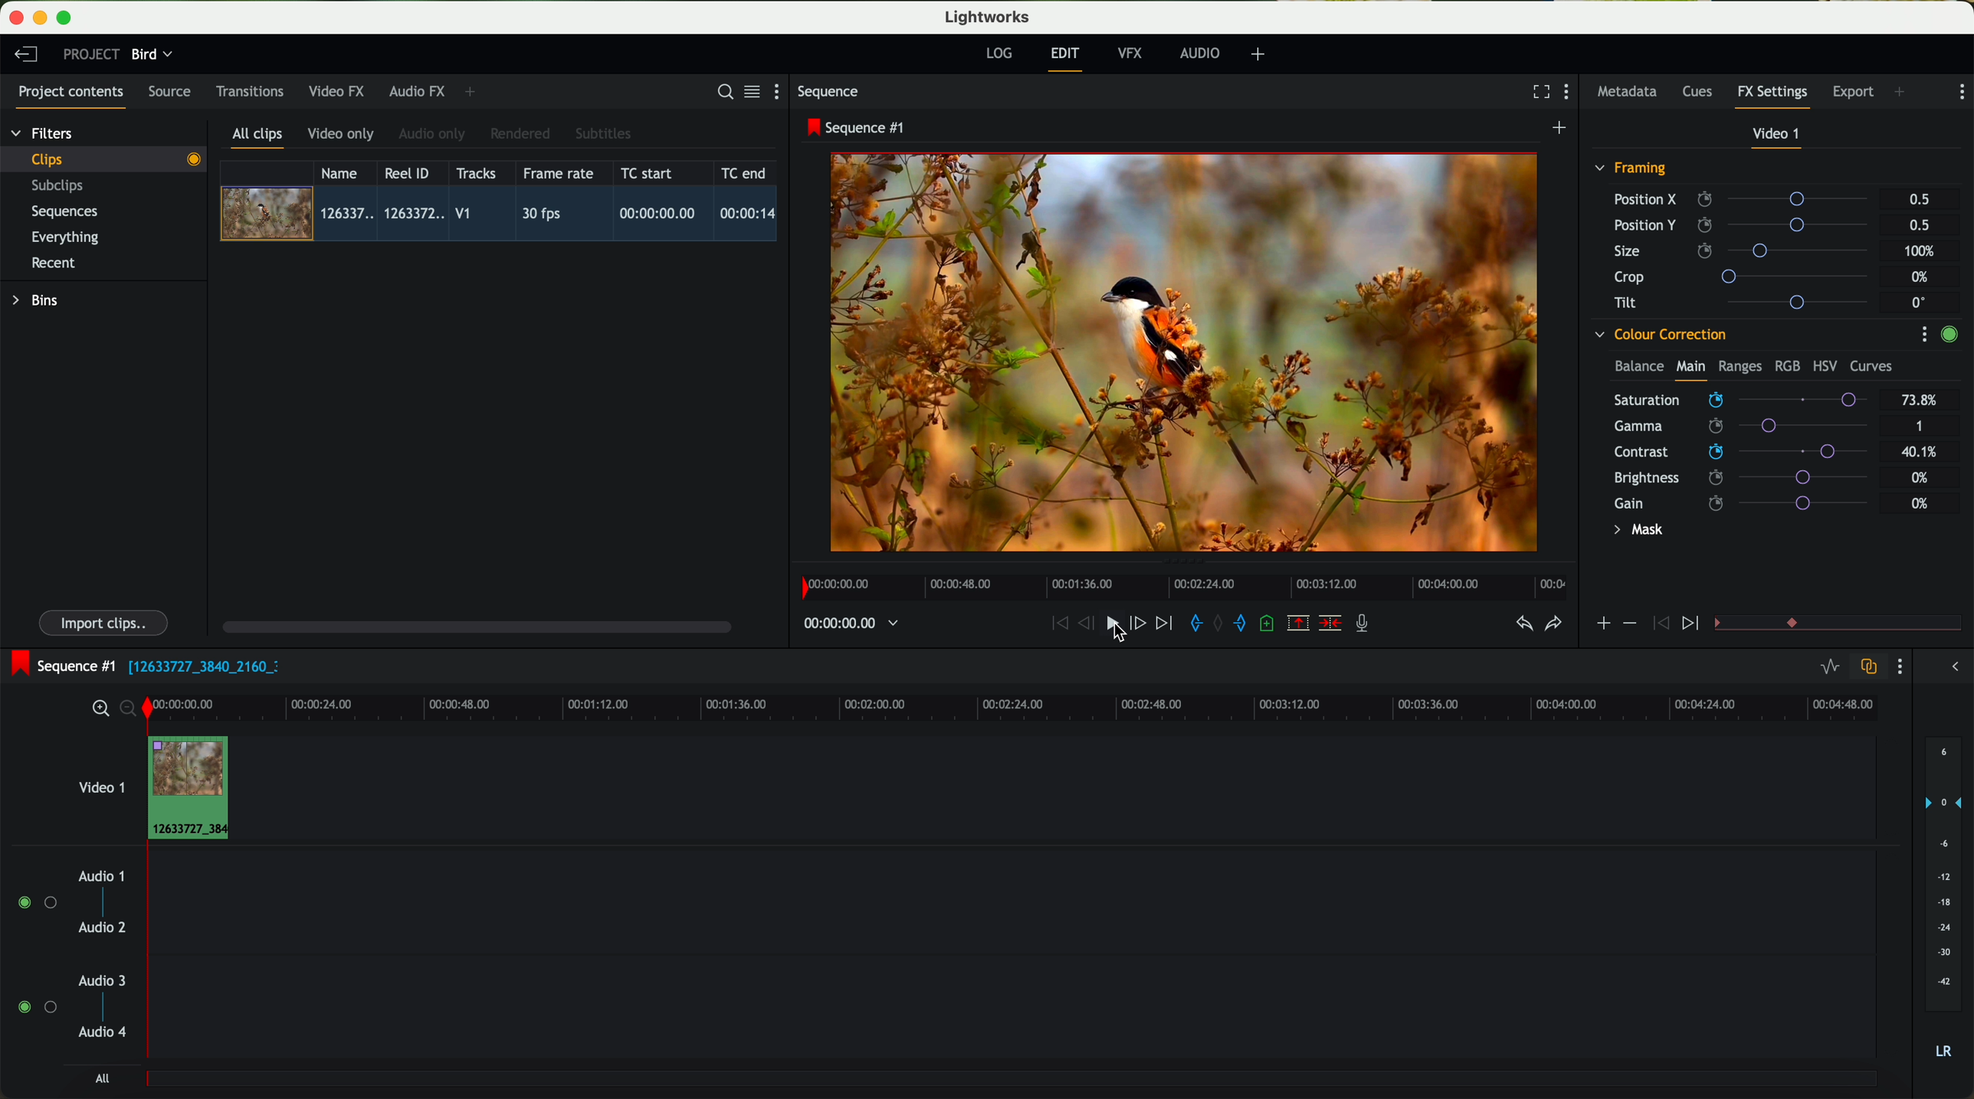 Image resolution: width=1974 pixels, height=1099 pixels. I want to click on toggle audio levels editing, so click(1829, 669).